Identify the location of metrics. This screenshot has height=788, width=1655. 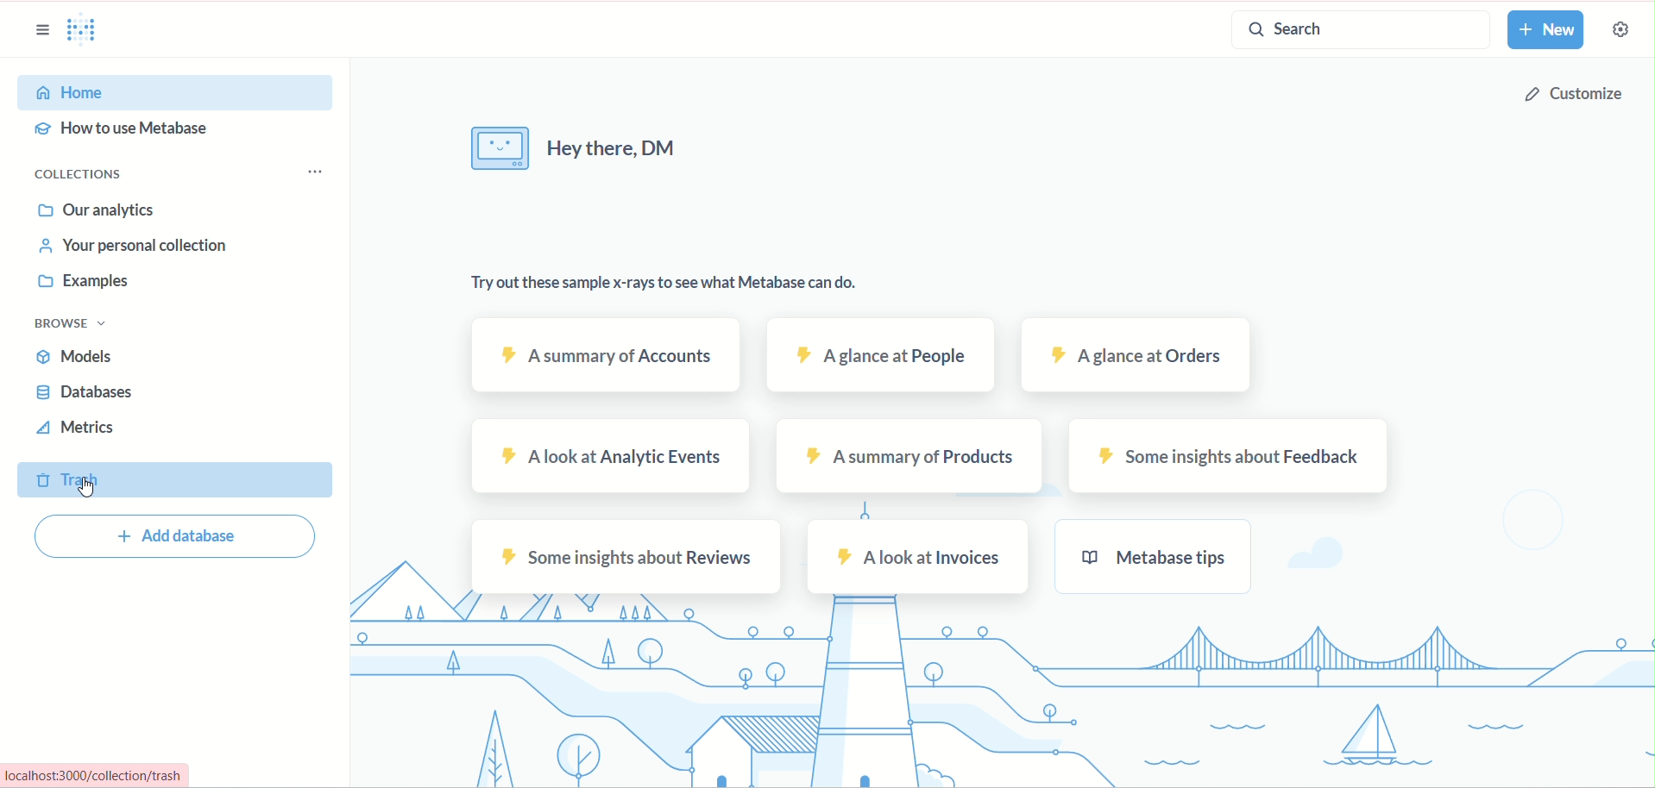
(82, 428).